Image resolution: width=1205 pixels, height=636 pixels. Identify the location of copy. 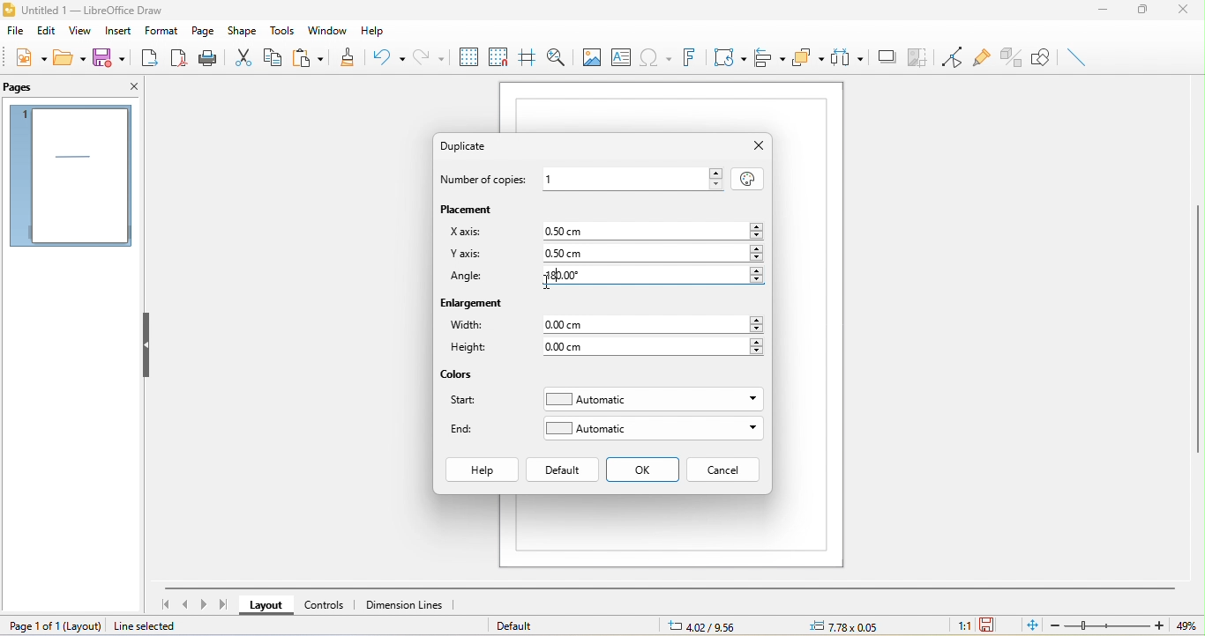
(279, 60).